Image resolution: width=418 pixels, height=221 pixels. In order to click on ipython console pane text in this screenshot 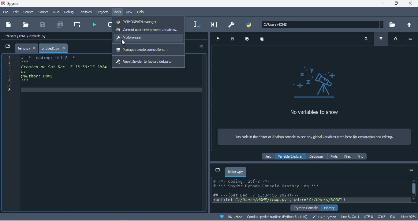, I will do `click(309, 189)`.